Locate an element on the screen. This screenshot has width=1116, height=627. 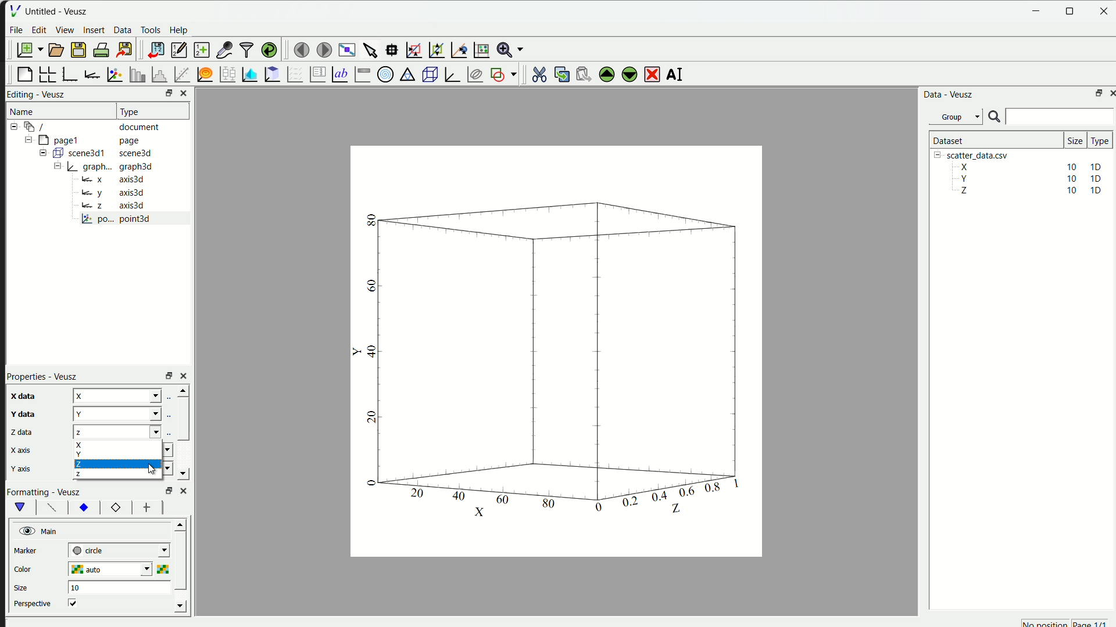
editor is located at coordinates (177, 50).